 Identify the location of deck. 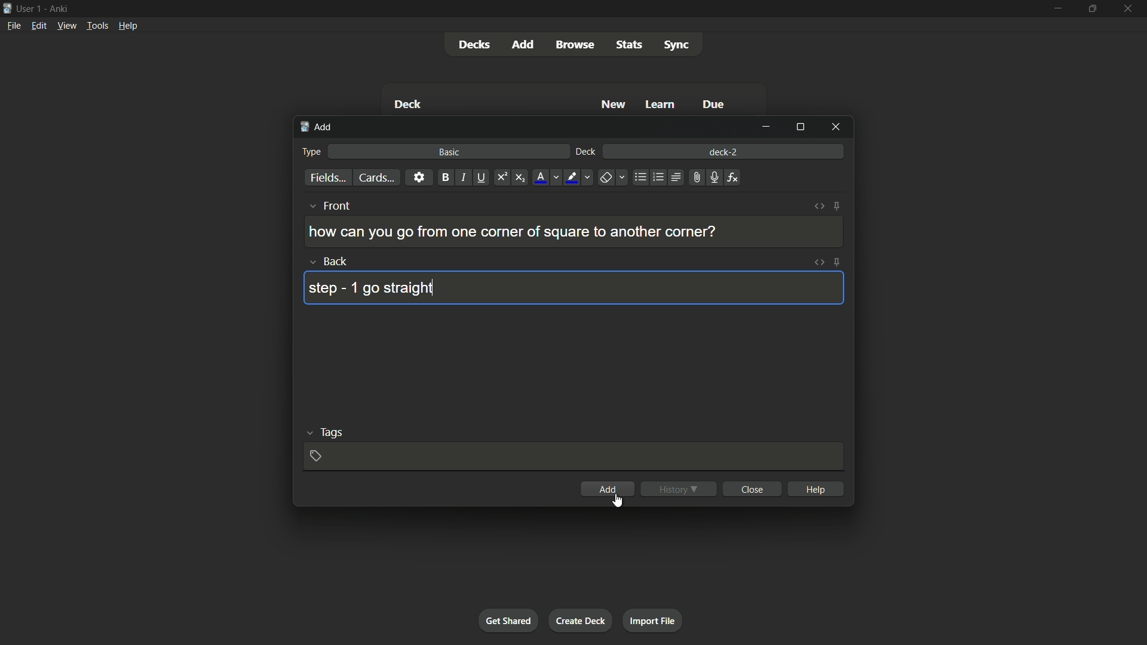
(587, 152).